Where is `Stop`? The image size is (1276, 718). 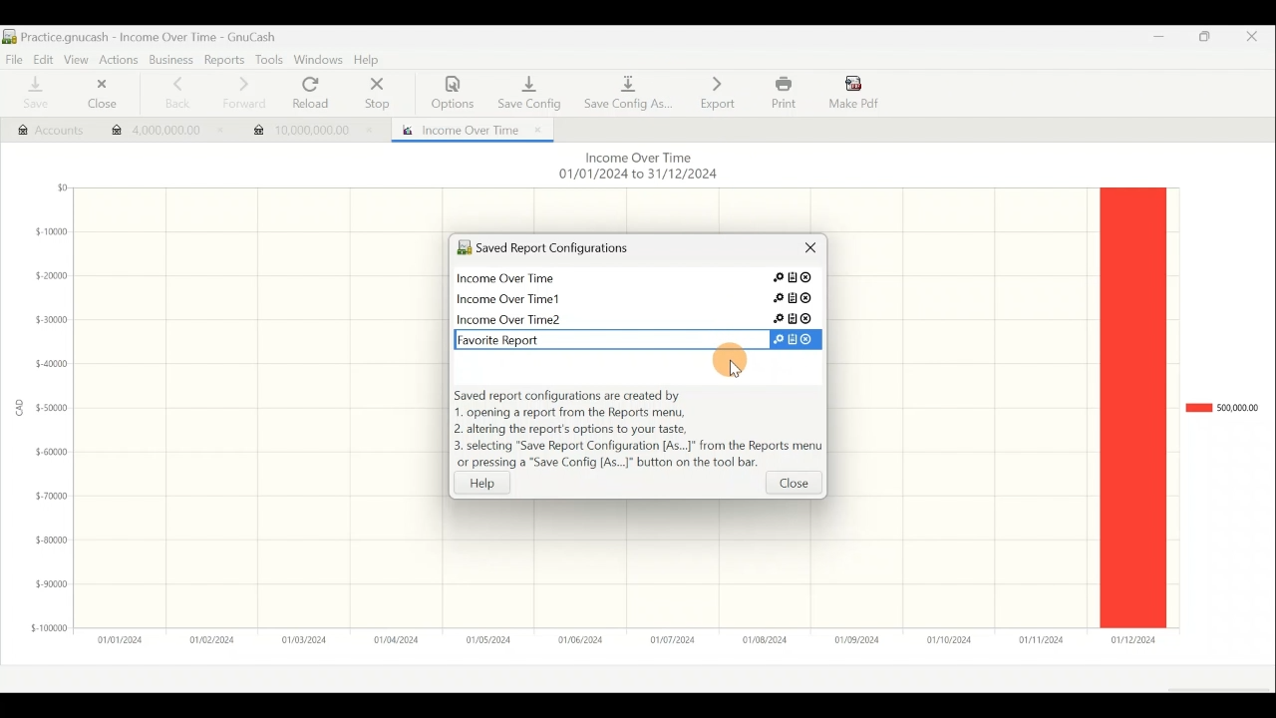
Stop is located at coordinates (375, 95).